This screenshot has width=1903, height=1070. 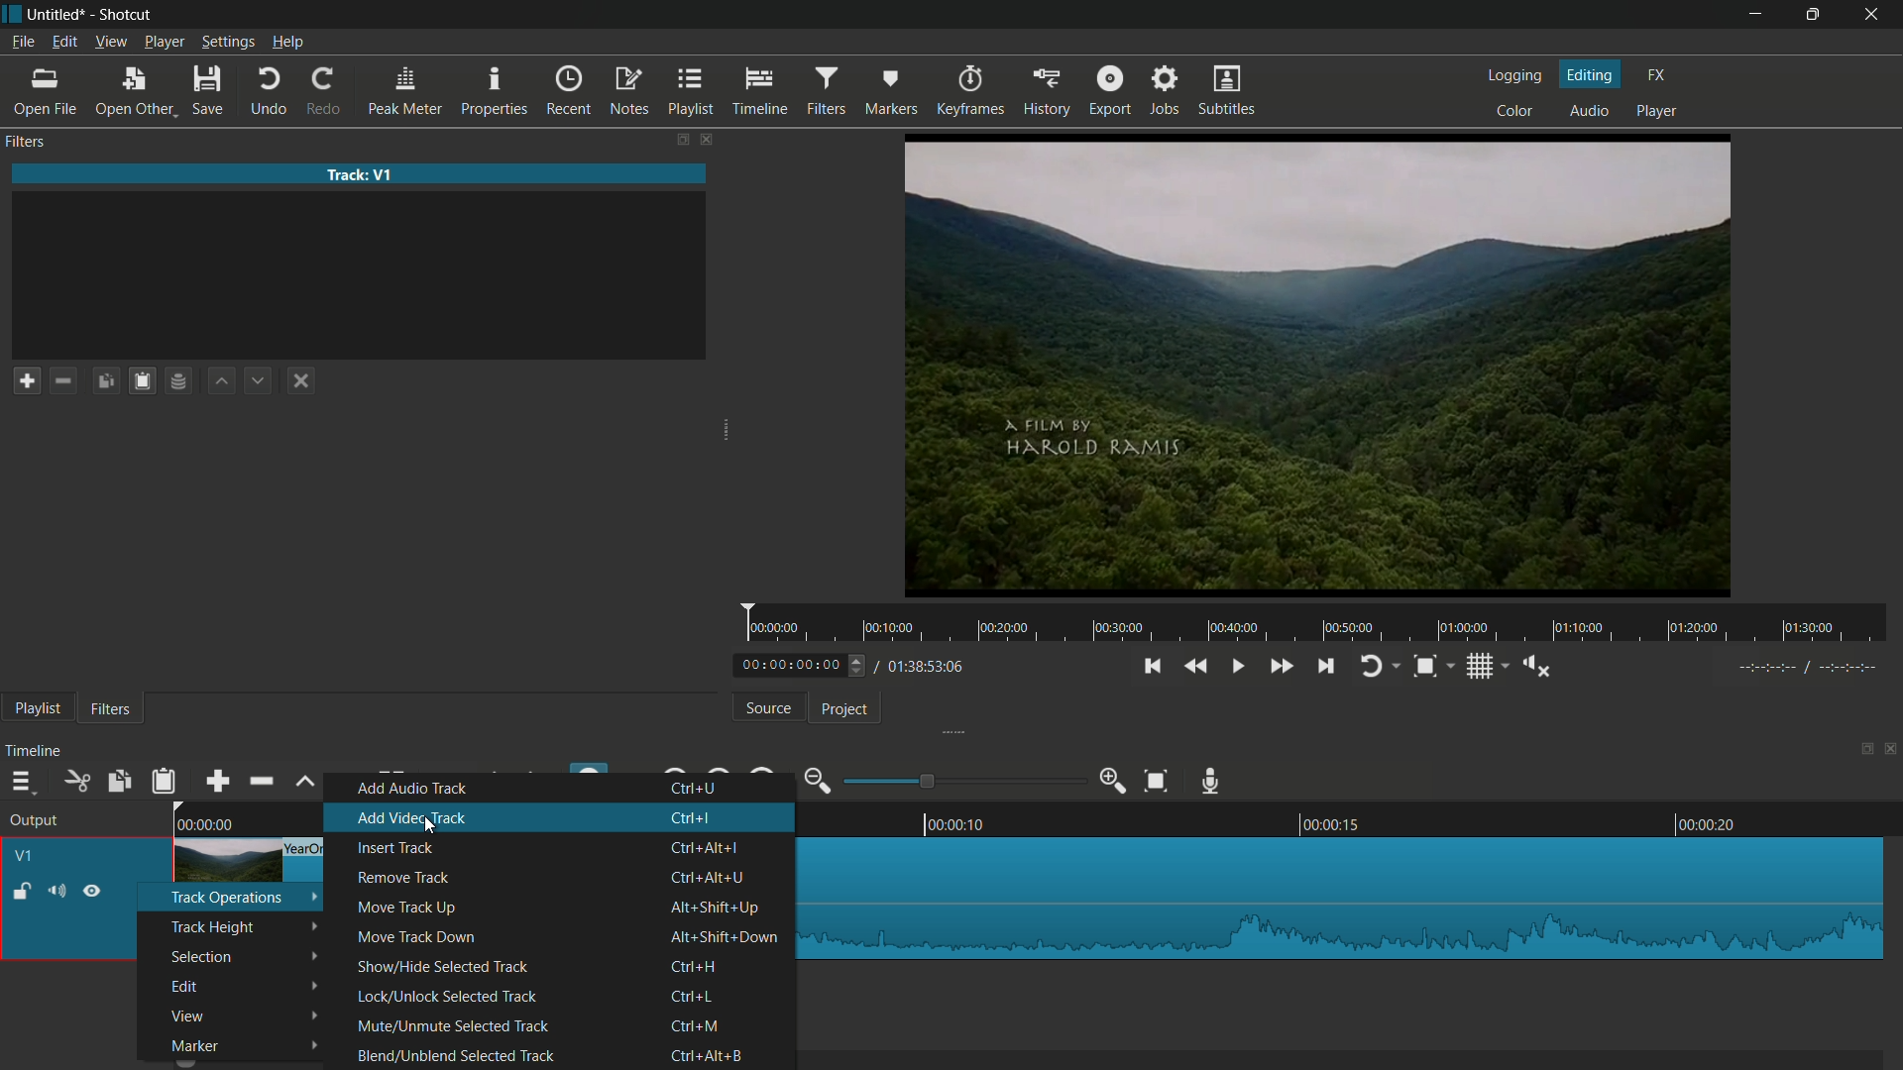 What do you see at coordinates (1114, 782) in the screenshot?
I see `zoom in` at bounding box center [1114, 782].